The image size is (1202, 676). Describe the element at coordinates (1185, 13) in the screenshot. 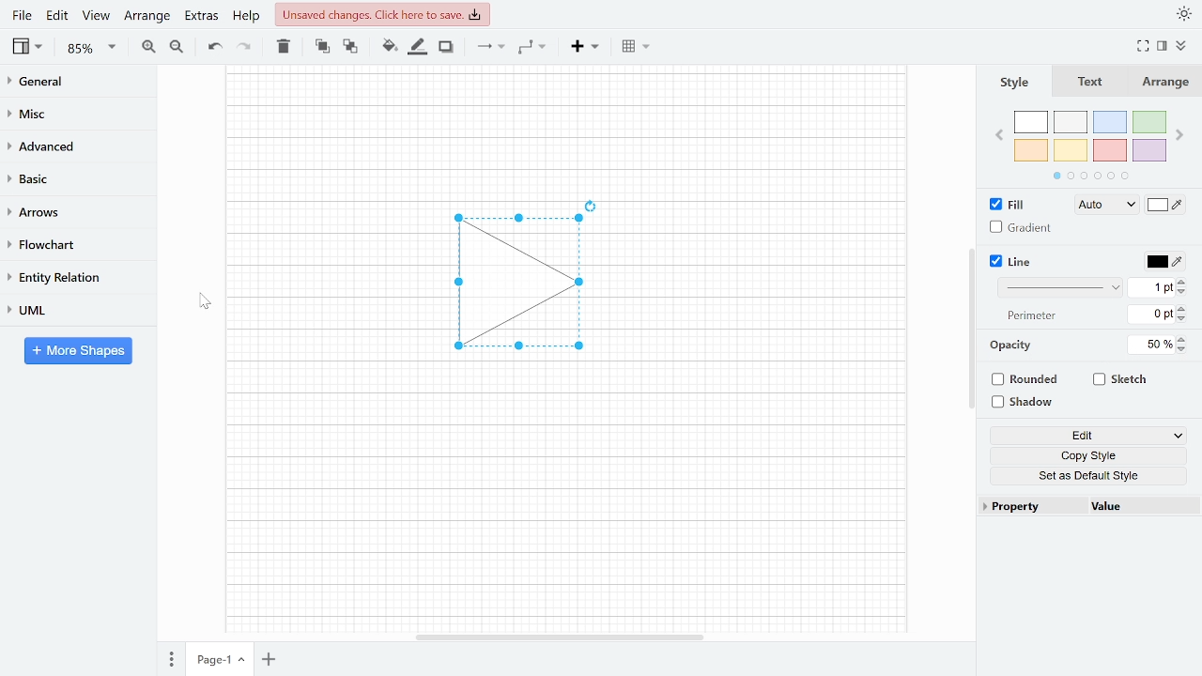

I see `Theme` at that location.